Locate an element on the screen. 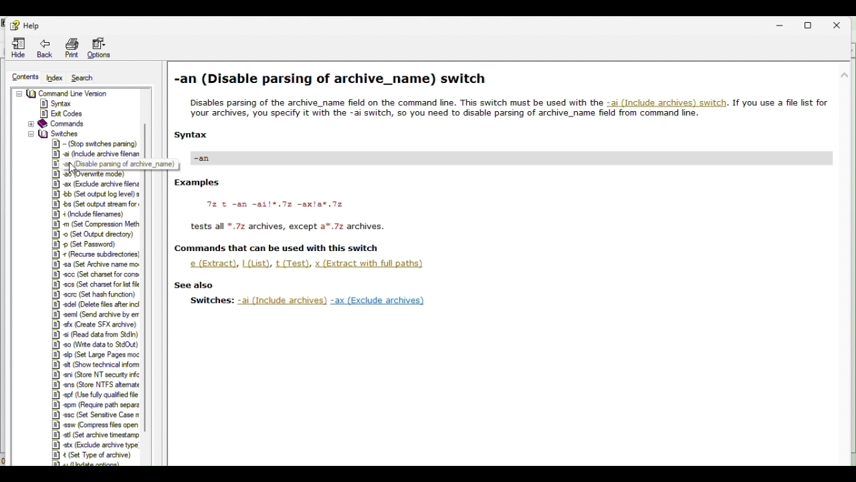  overwrte mode) is located at coordinates (92, 175).